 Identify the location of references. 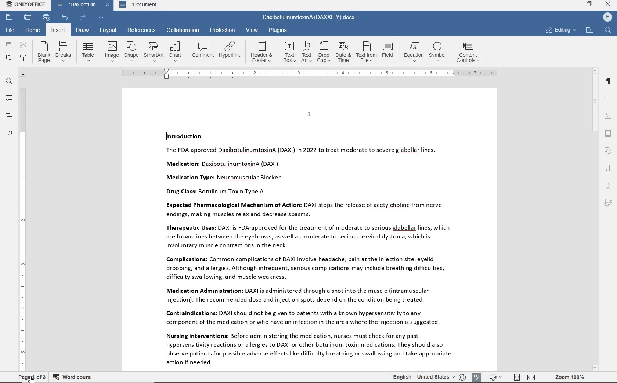
(142, 30).